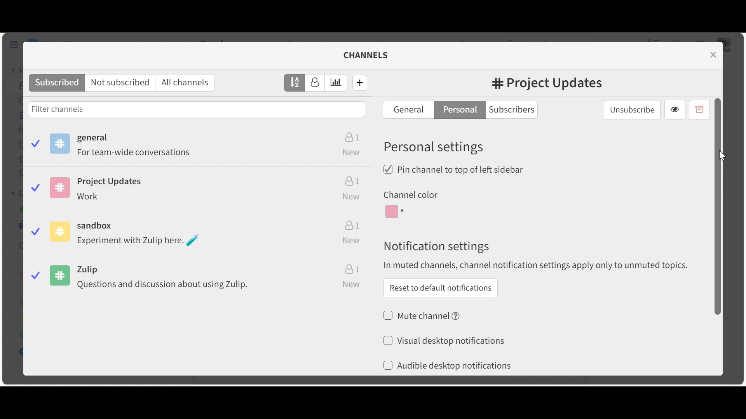  What do you see at coordinates (675, 111) in the screenshot?
I see `View channel` at bounding box center [675, 111].